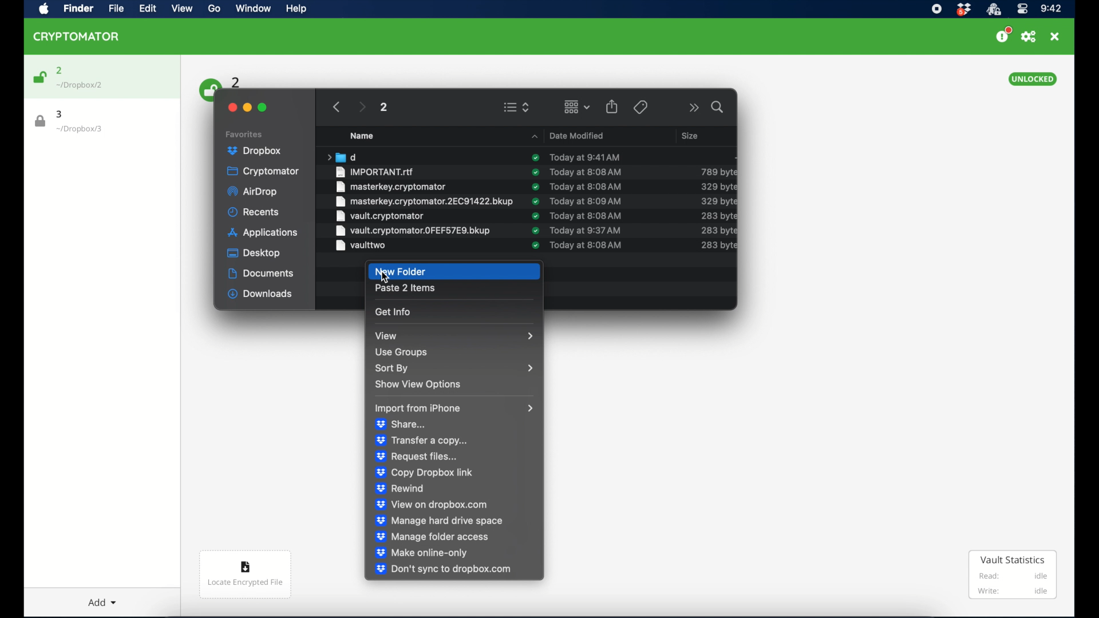 Image resolution: width=1099 pixels, height=618 pixels. What do you see at coordinates (936, 9) in the screenshot?
I see `screen recorder icon` at bounding box center [936, 9].